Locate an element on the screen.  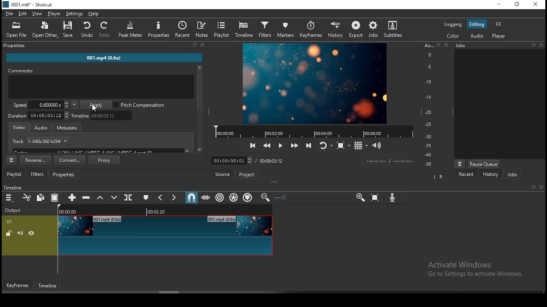
video duration is located at coordinates (37, 116).